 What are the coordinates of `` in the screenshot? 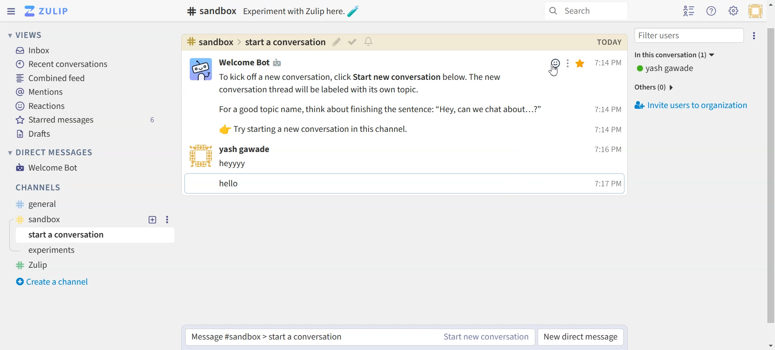 It's located at (303, 11).